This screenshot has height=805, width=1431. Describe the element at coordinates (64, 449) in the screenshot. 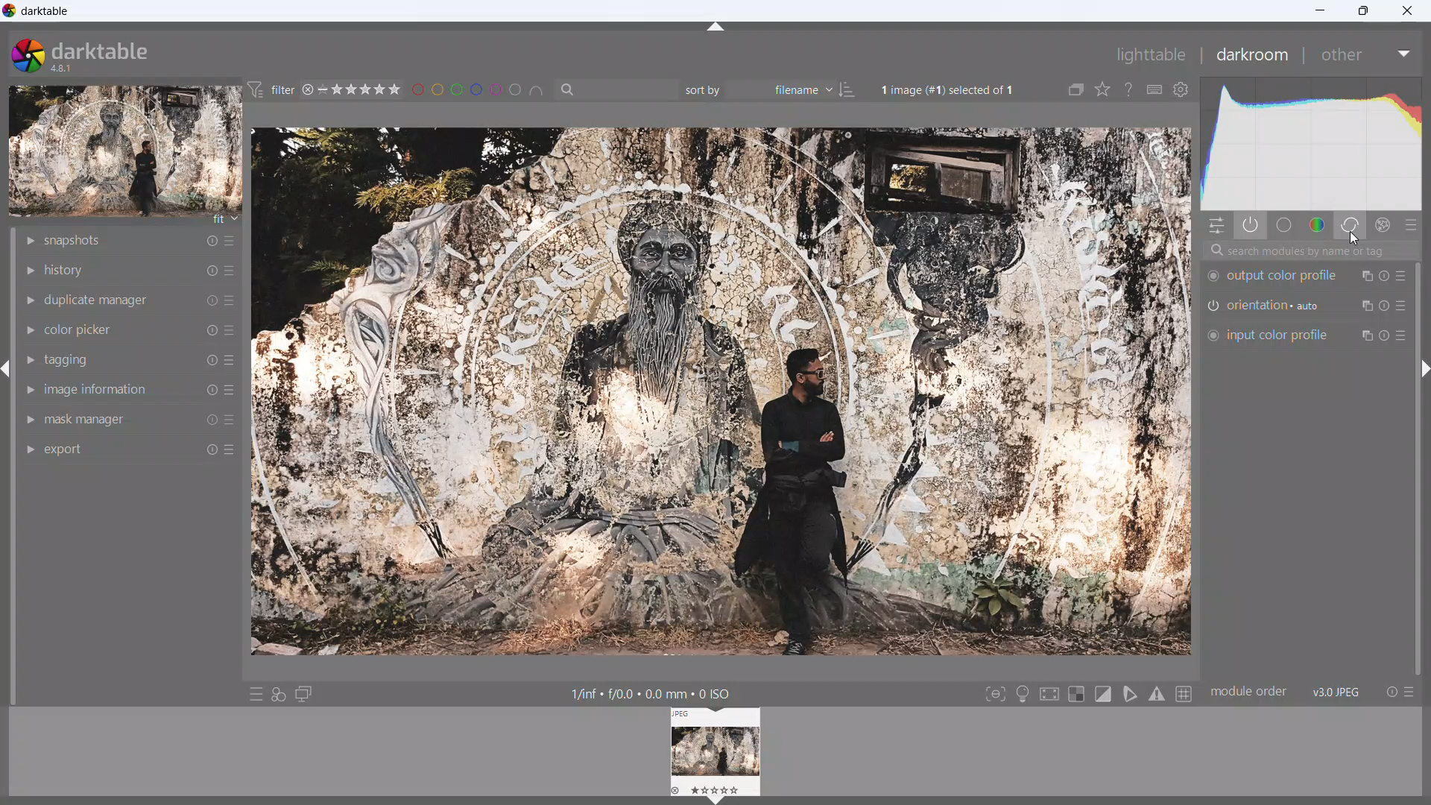

I see `export` at that location.